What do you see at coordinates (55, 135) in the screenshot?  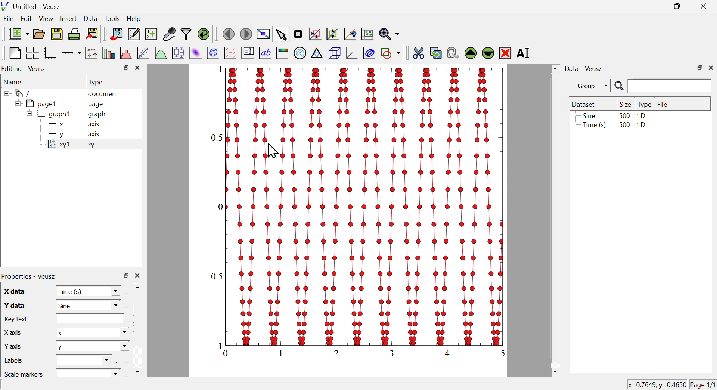 I see `y` at bounding box center [55, 135].